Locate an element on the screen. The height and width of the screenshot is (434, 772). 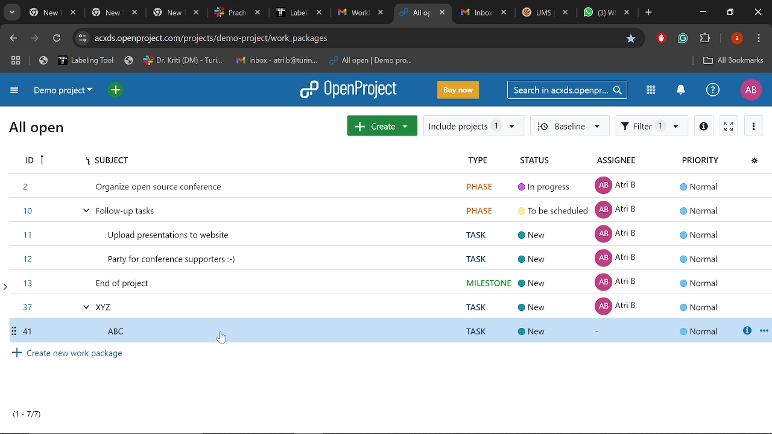
Open project logo is located at coordinates (347, 89).